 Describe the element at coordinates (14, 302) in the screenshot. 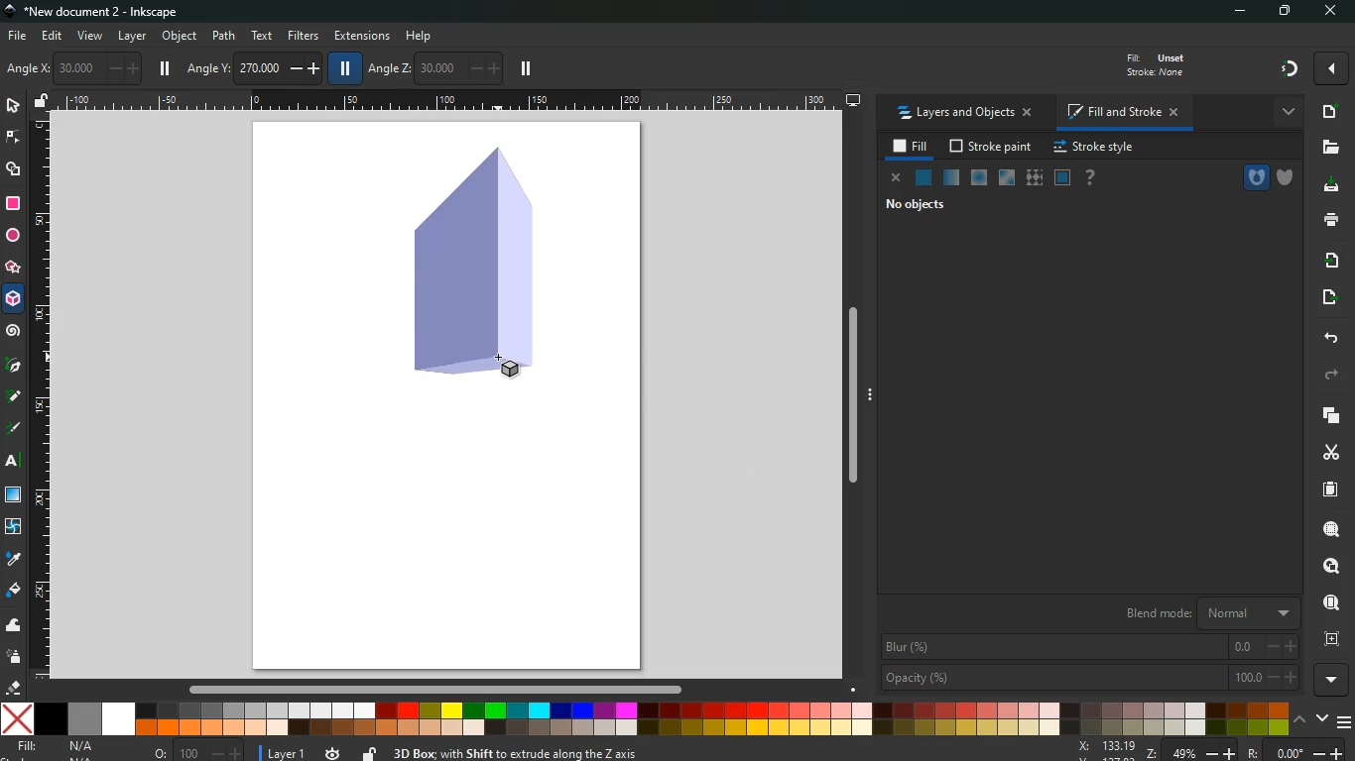

I see `3d box tool` at that location.